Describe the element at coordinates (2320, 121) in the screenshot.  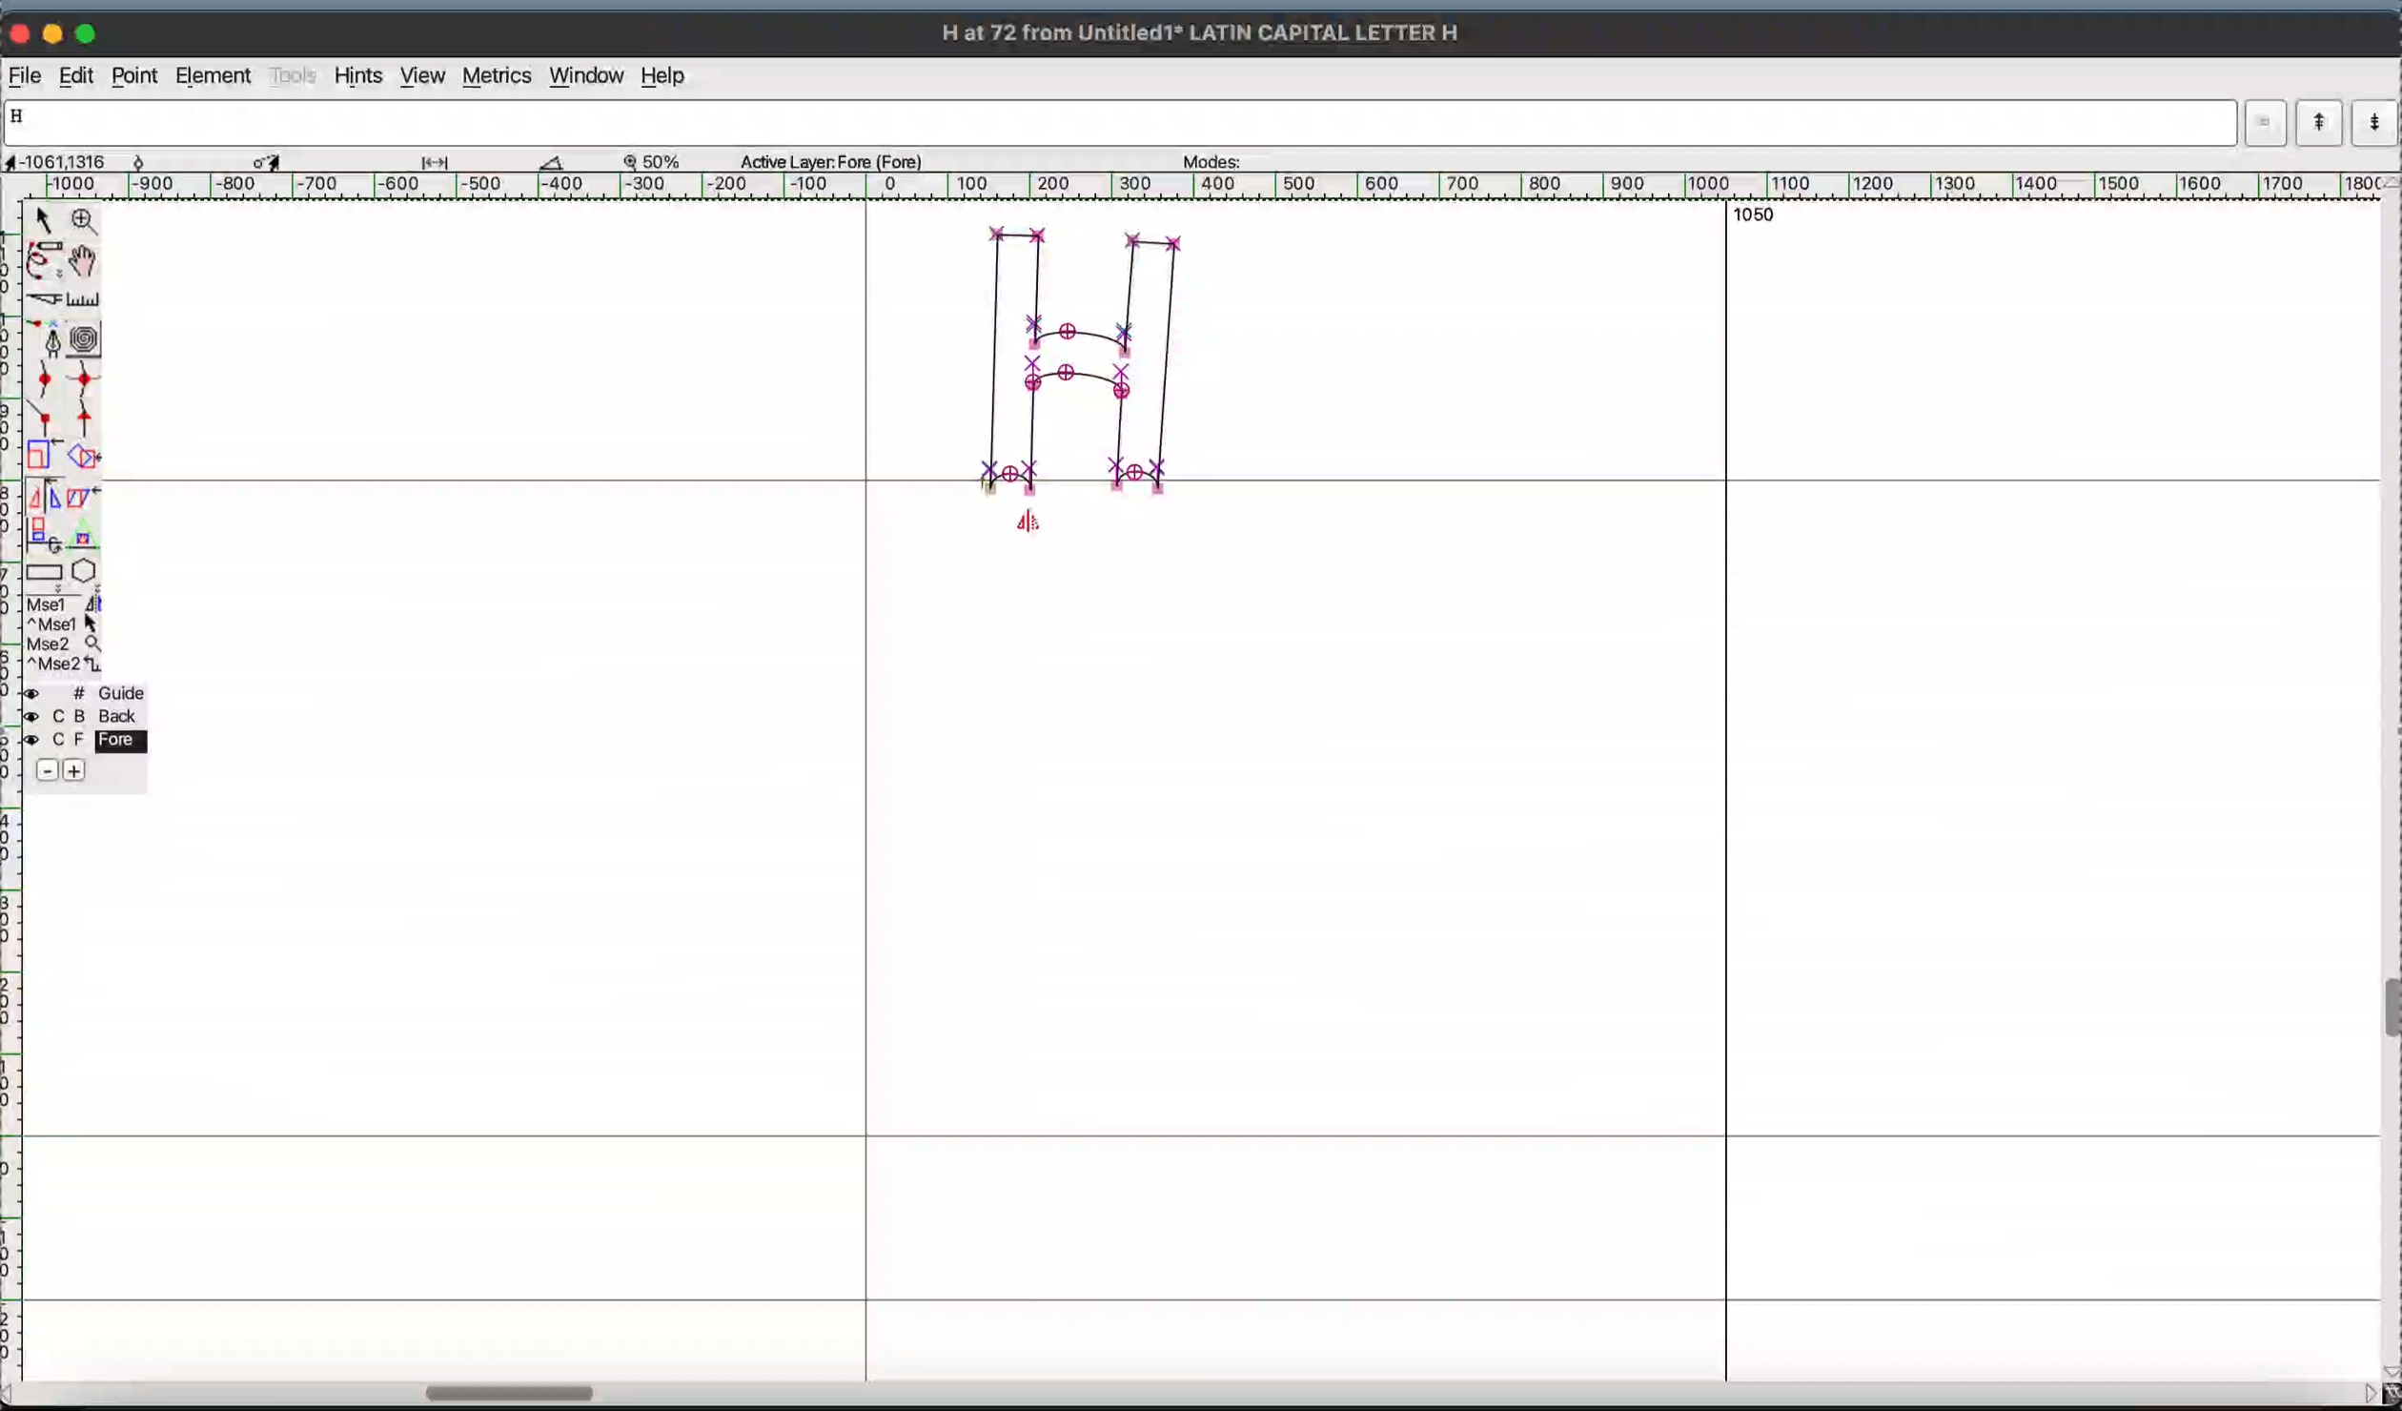
I see `previous word` at that location.